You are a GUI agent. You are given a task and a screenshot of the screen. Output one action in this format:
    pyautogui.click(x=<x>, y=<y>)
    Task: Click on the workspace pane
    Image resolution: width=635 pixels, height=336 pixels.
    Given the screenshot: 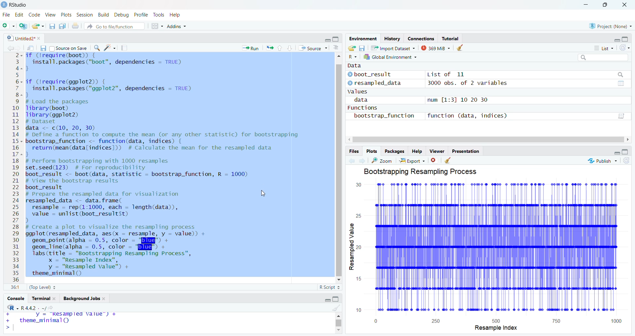 What is the action you would take?
    pyautogui.click(x=157, y=25)
    